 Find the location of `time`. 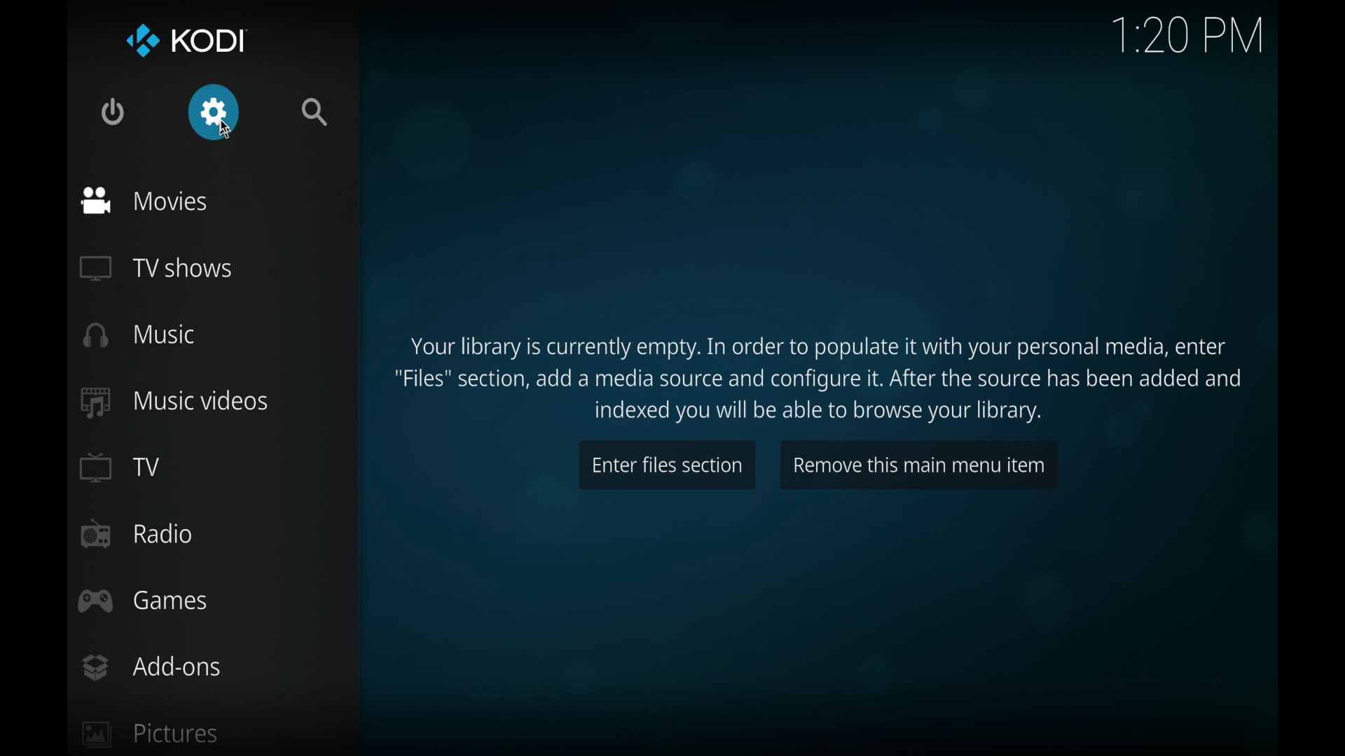

time is located at coordinates (1188, 36).